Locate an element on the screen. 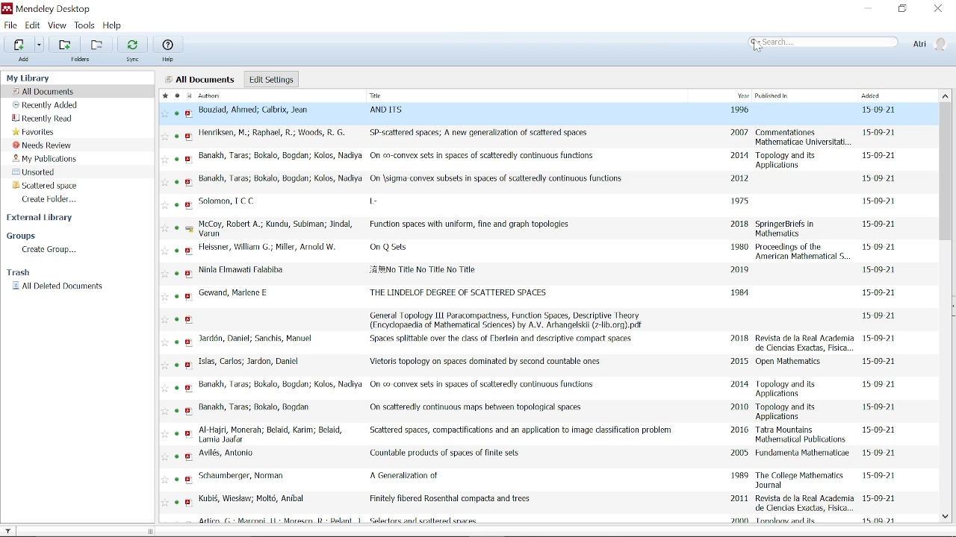 This screenshot has width=956, height=537. ‘Banakh, Taras; Bokalo, Bogdan; Kolos, Nadiya On co-convex sets in spaces of scatteredly continuous functions. 2014 Topology and its applications 15-09-21 is located at coordinates (544, 159).